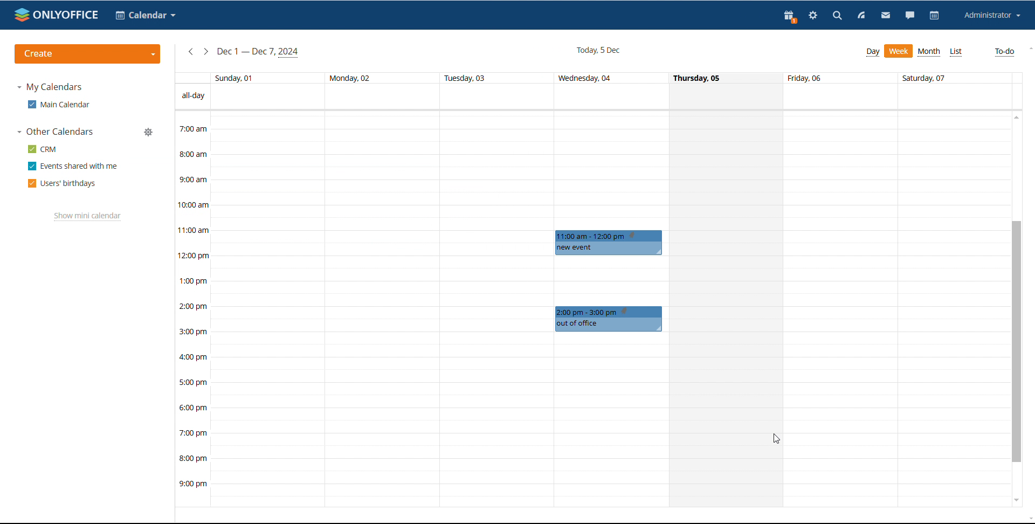 The image size is (1035, 524). Describe the element at coordinates (899, 212) in the screenshot. I see `30 min span` at that location.